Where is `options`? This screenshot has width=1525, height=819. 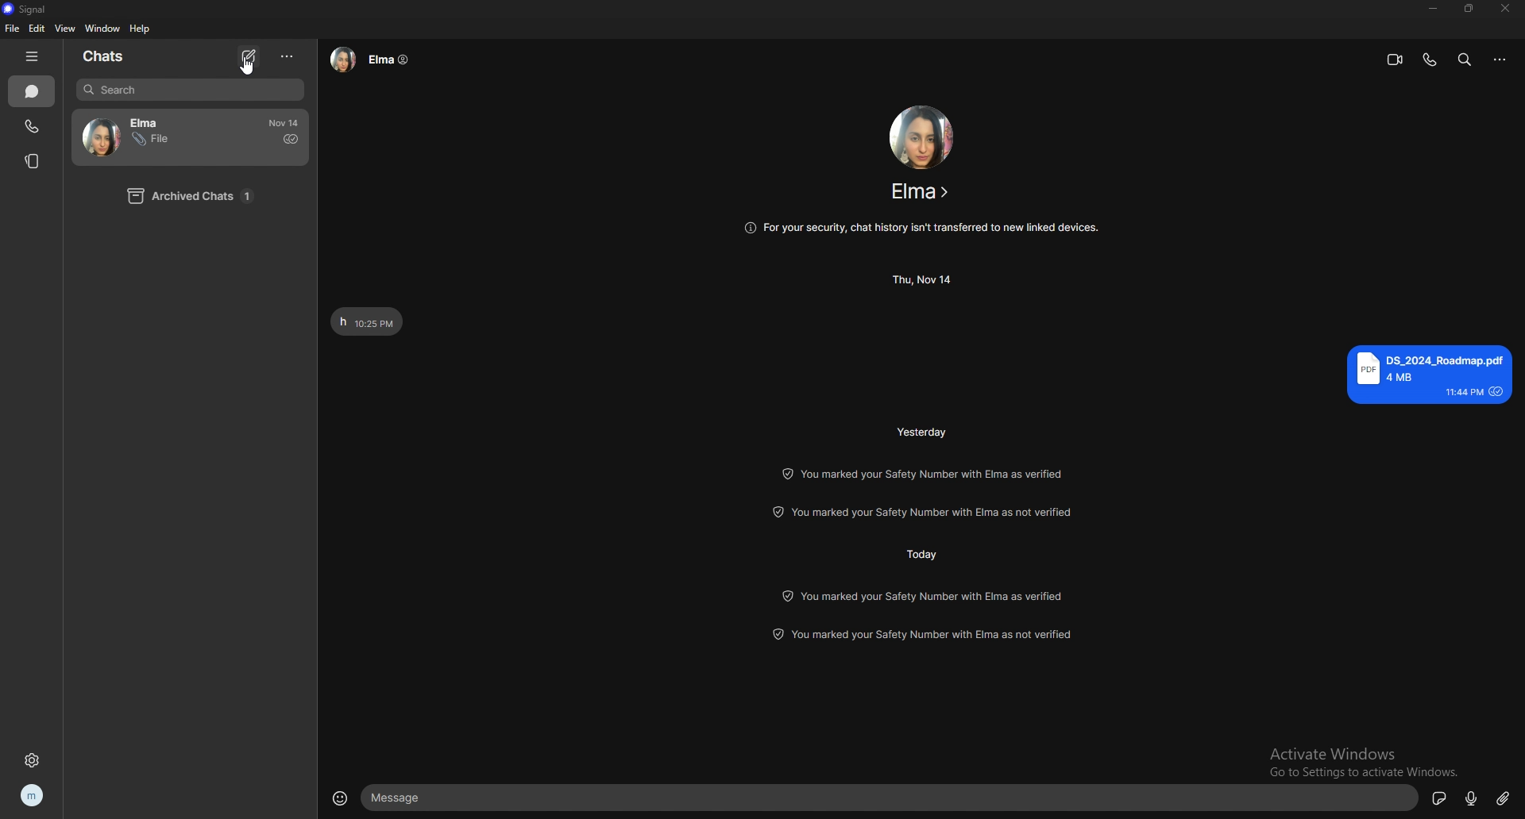 options is located at coordinates (1500, 60).